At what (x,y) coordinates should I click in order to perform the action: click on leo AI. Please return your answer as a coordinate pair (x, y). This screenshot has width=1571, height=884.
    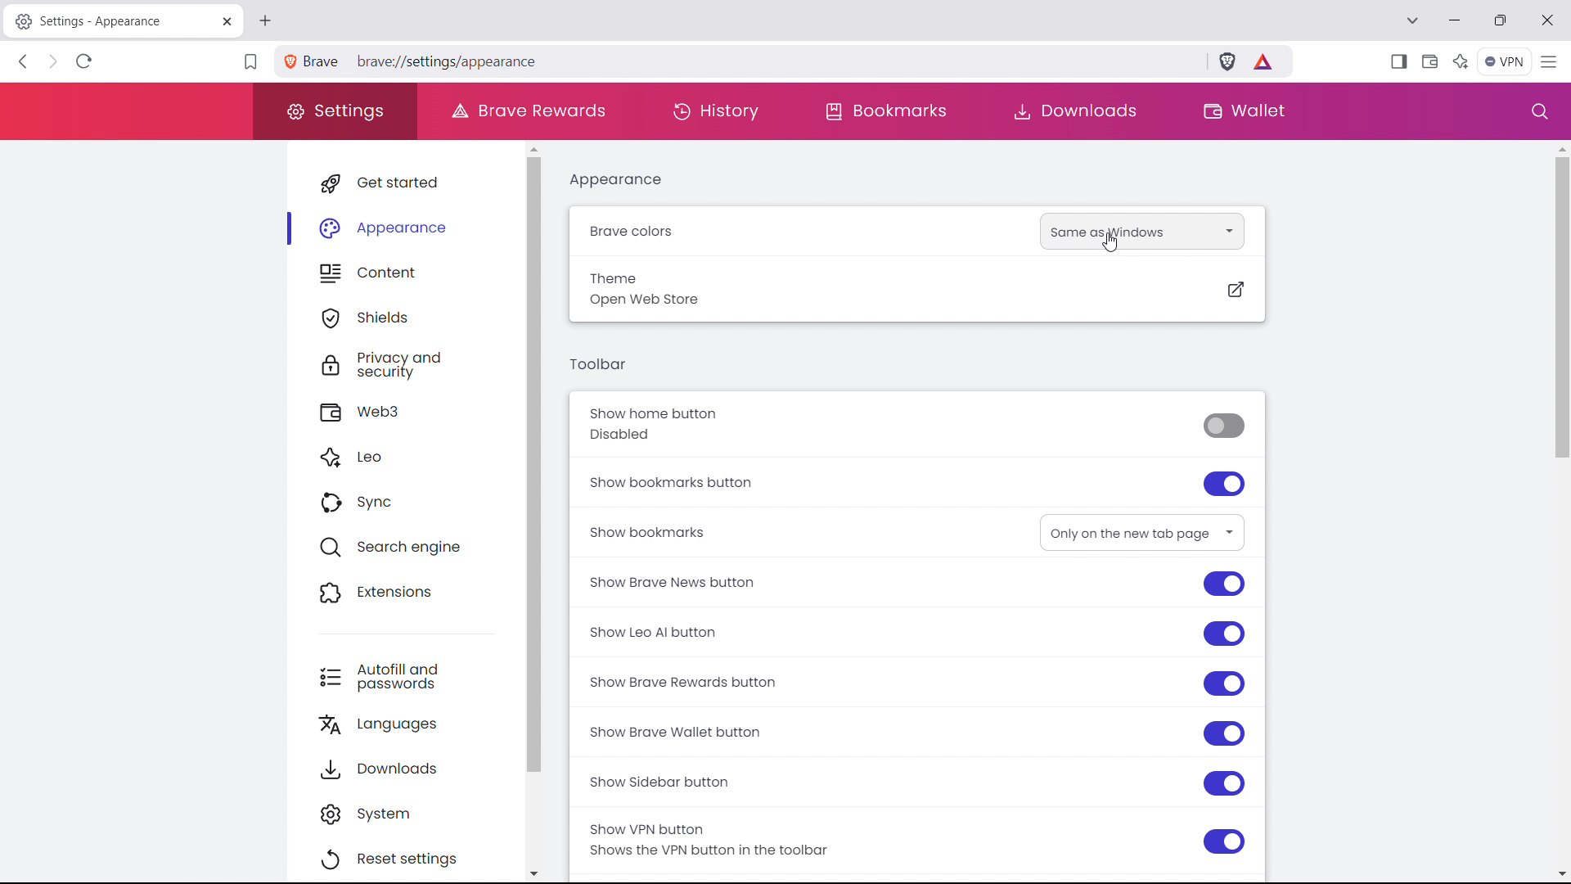
    Looking at the image, I should click on (1461, 60).